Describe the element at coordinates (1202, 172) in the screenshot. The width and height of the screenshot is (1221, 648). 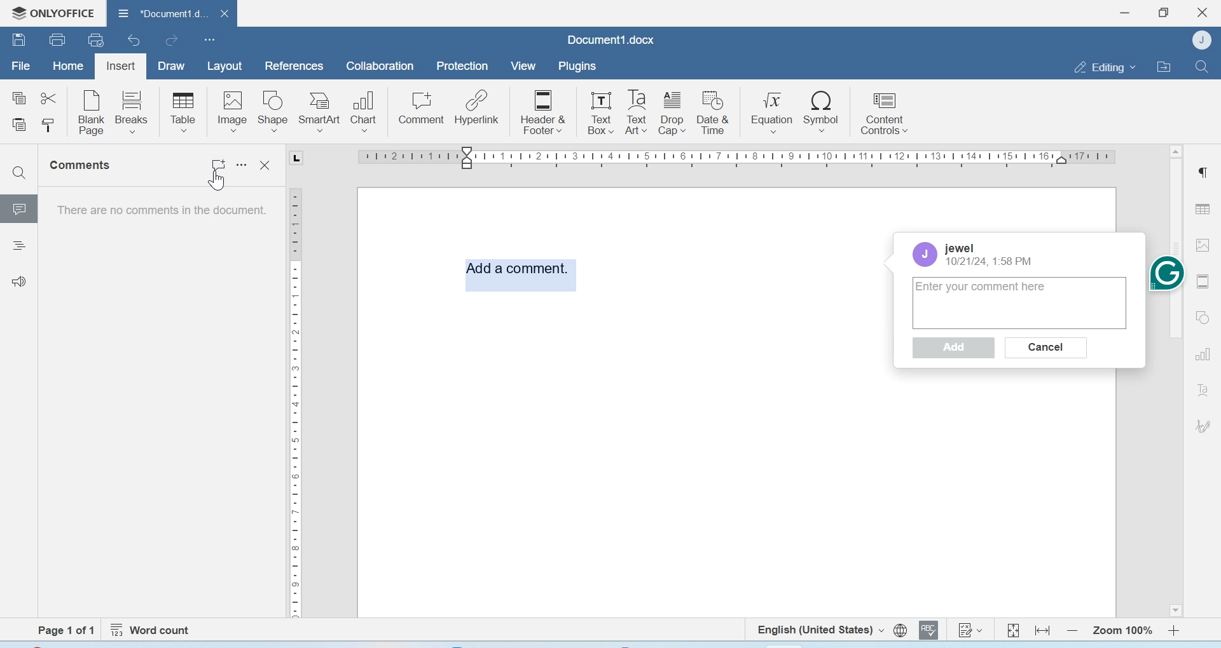
I see `Paragraph settings` at that location.